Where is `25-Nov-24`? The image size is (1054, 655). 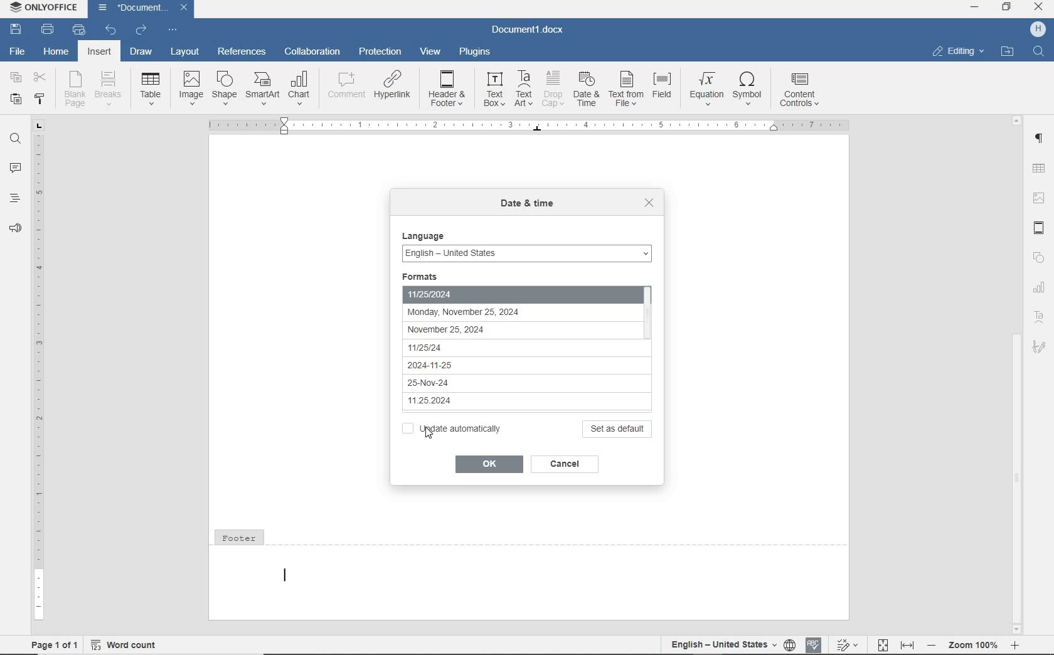 25-Nov-24 is located at coordinates (479, 383).